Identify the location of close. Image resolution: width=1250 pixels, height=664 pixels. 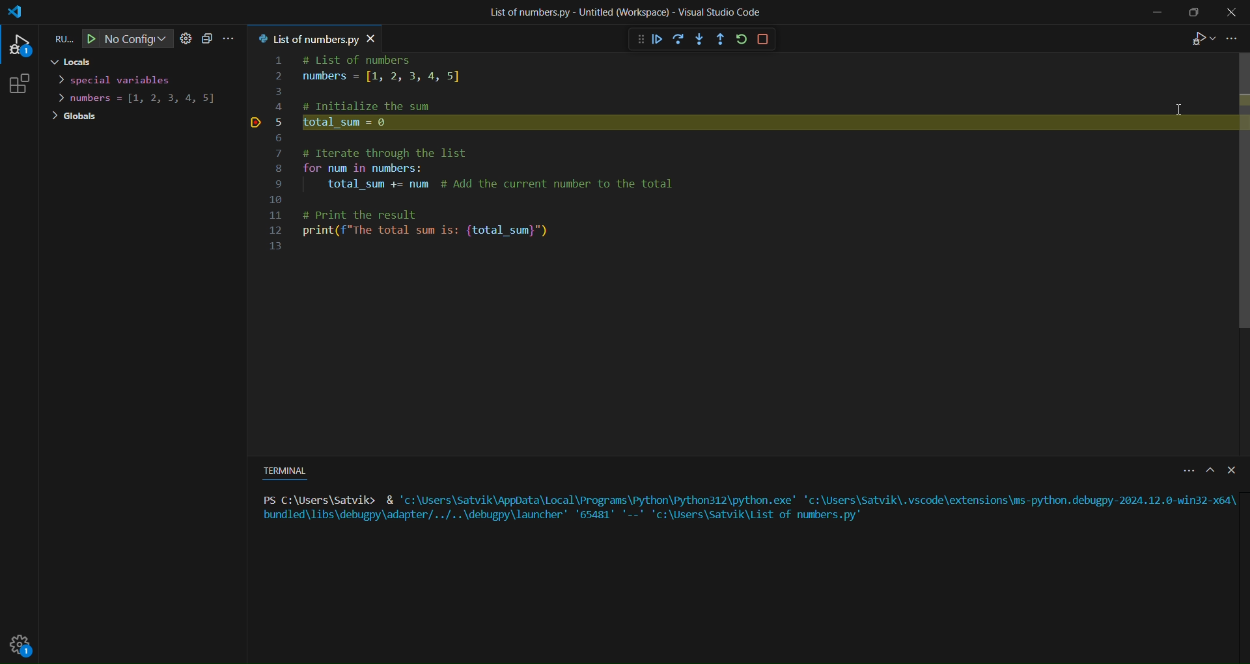
(1233, 12).